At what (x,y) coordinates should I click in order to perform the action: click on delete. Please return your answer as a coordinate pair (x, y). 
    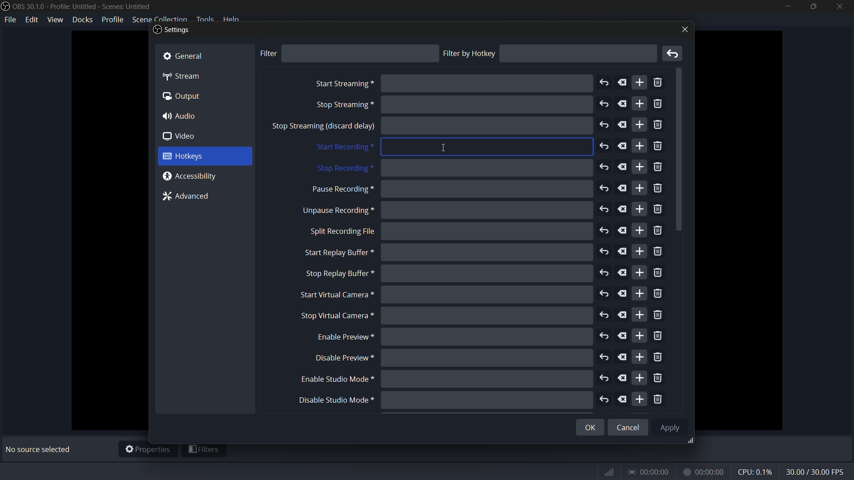
    Looking at the image, I should click on (623, 251).